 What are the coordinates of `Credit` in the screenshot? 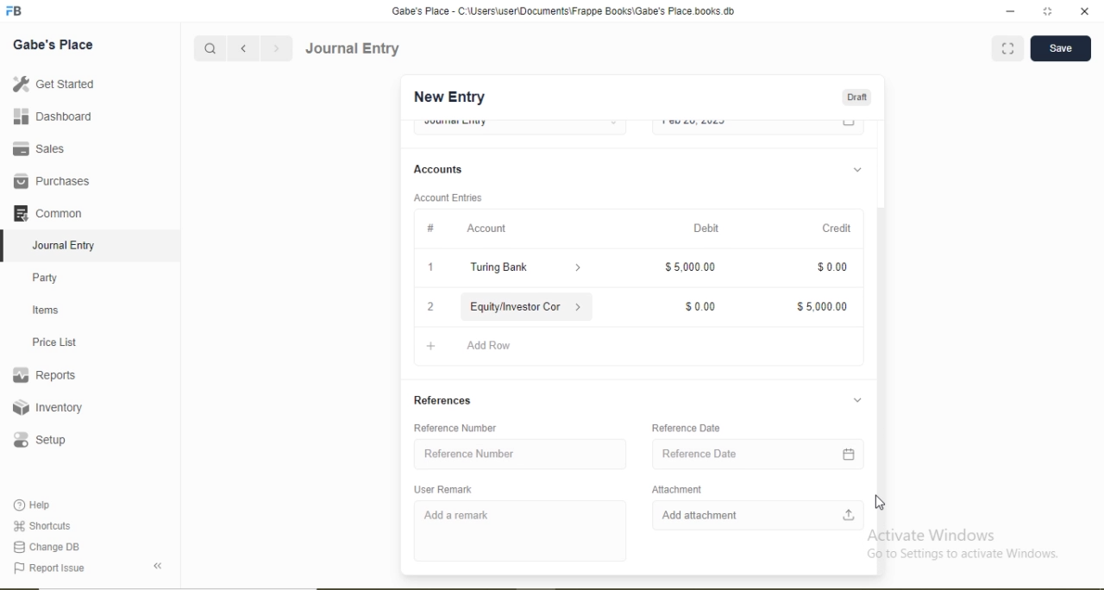 It's located at (837, 229).